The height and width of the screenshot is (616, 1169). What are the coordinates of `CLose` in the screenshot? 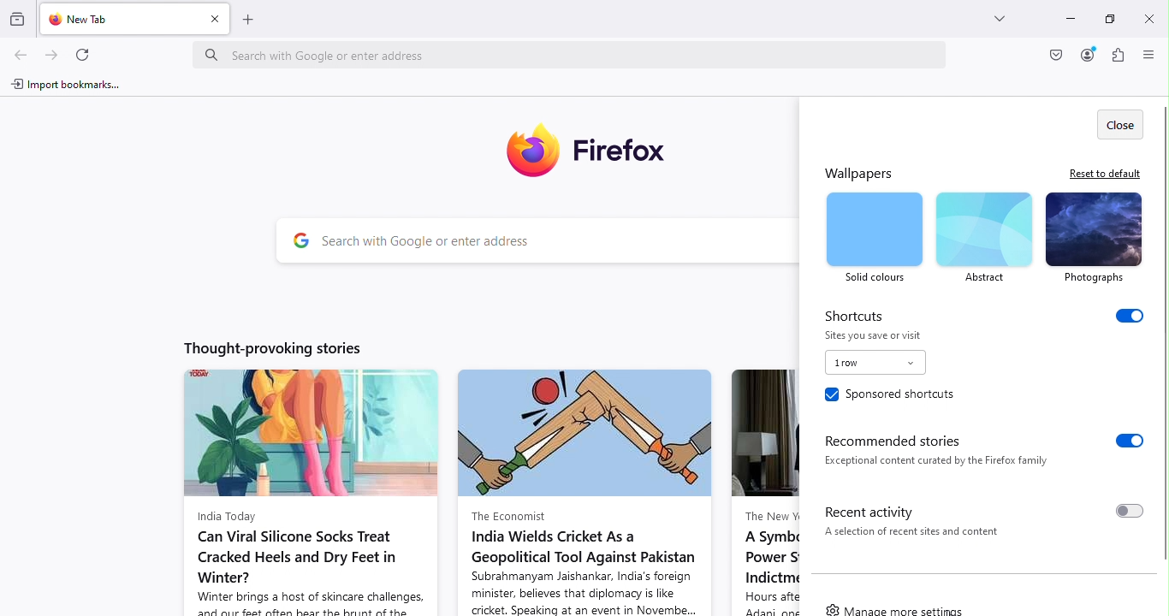 It's located at (1117, 123).